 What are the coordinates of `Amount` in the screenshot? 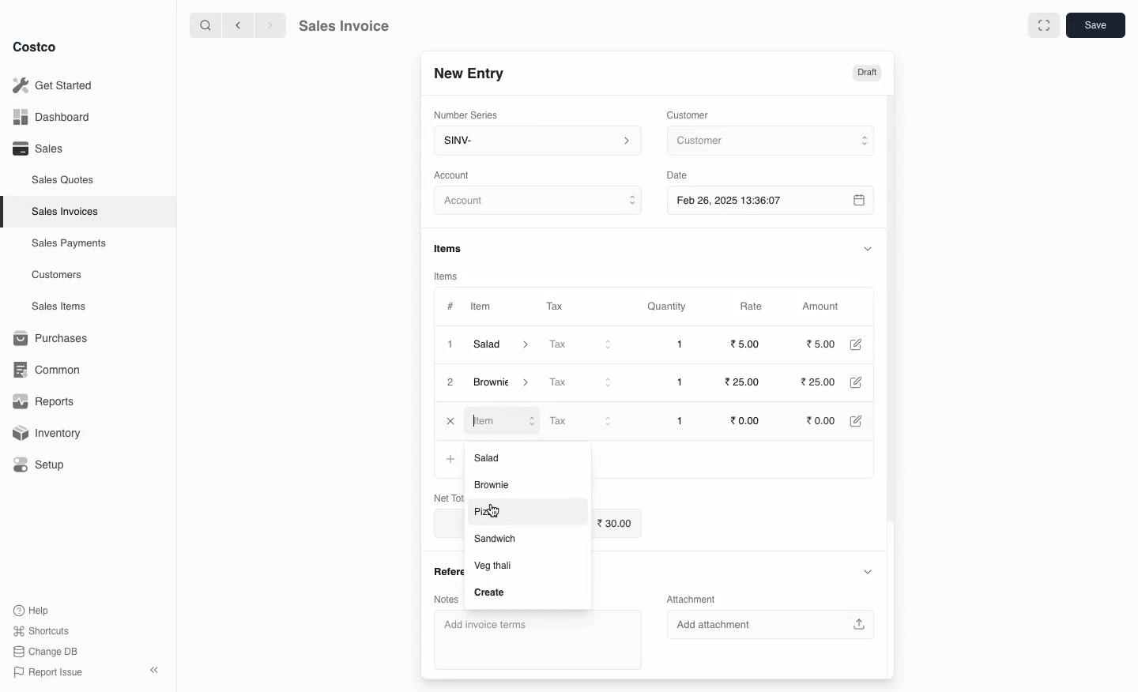 It's located at (825, 307).